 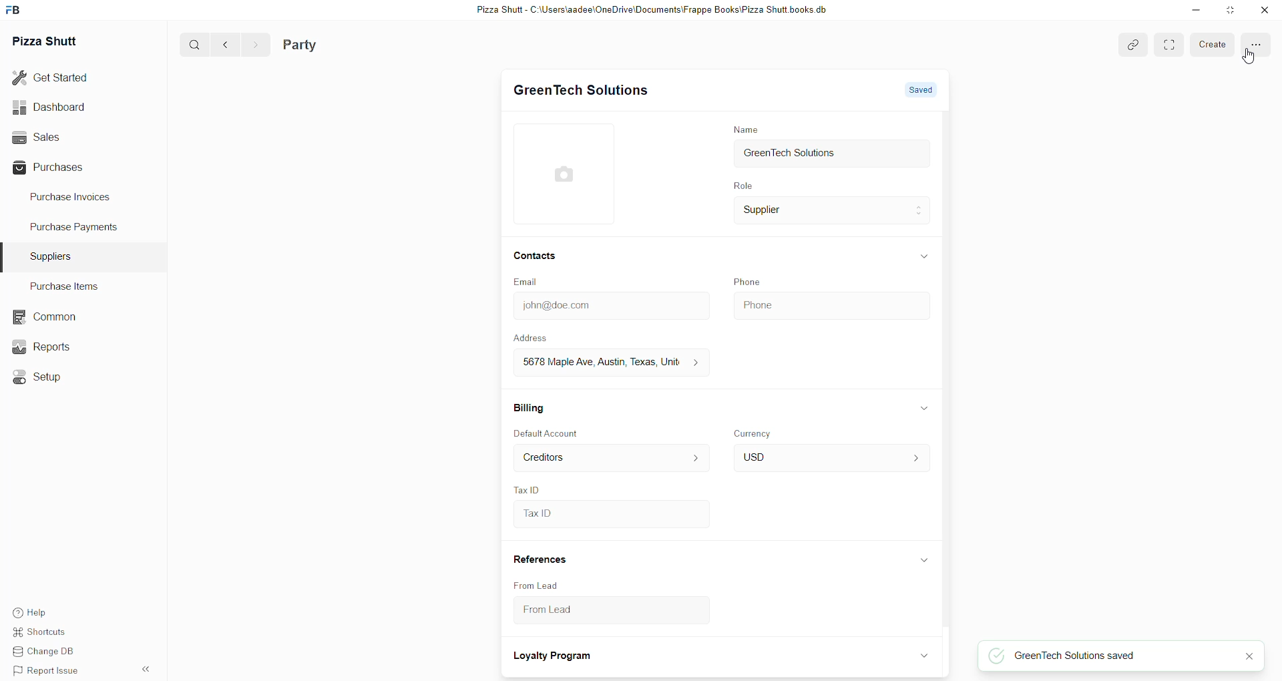 What do you see at coordinates (1249, 656) in the screenshot?
I see `close` at bounding box center [1249, 656].